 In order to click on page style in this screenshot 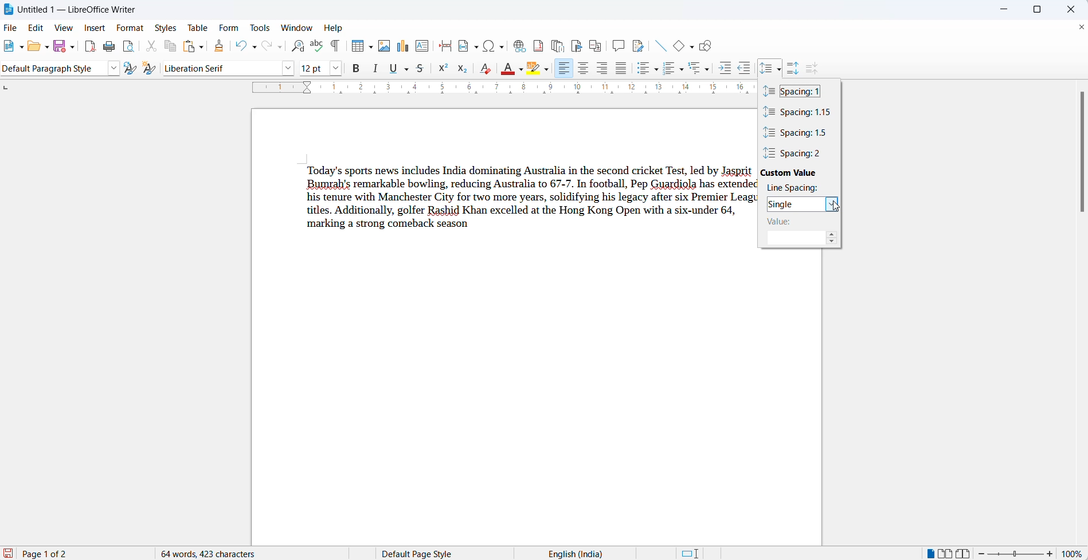, I will do `click(421, 552)`.